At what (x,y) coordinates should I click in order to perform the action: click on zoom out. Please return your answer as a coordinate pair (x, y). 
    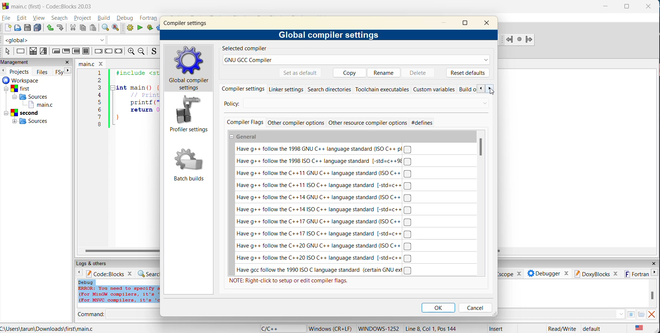
    Looking at the image, I should click on (141, 51).